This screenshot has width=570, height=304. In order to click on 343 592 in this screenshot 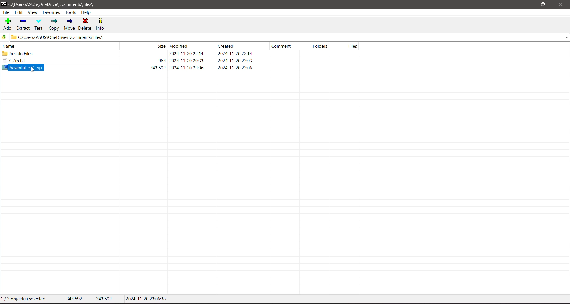, I will do `click(75, 298)`.